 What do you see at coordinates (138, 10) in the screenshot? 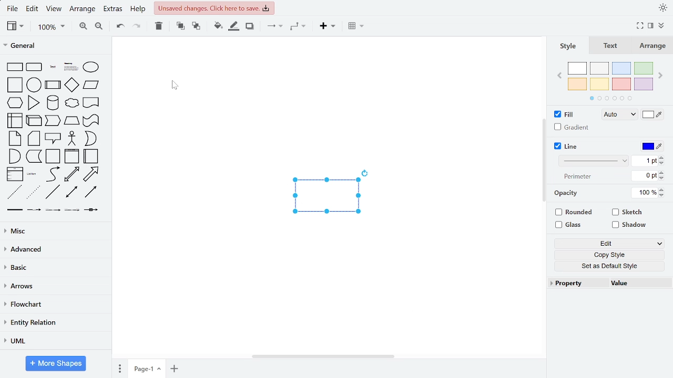
I see `help` at bounding box center [138, 10].